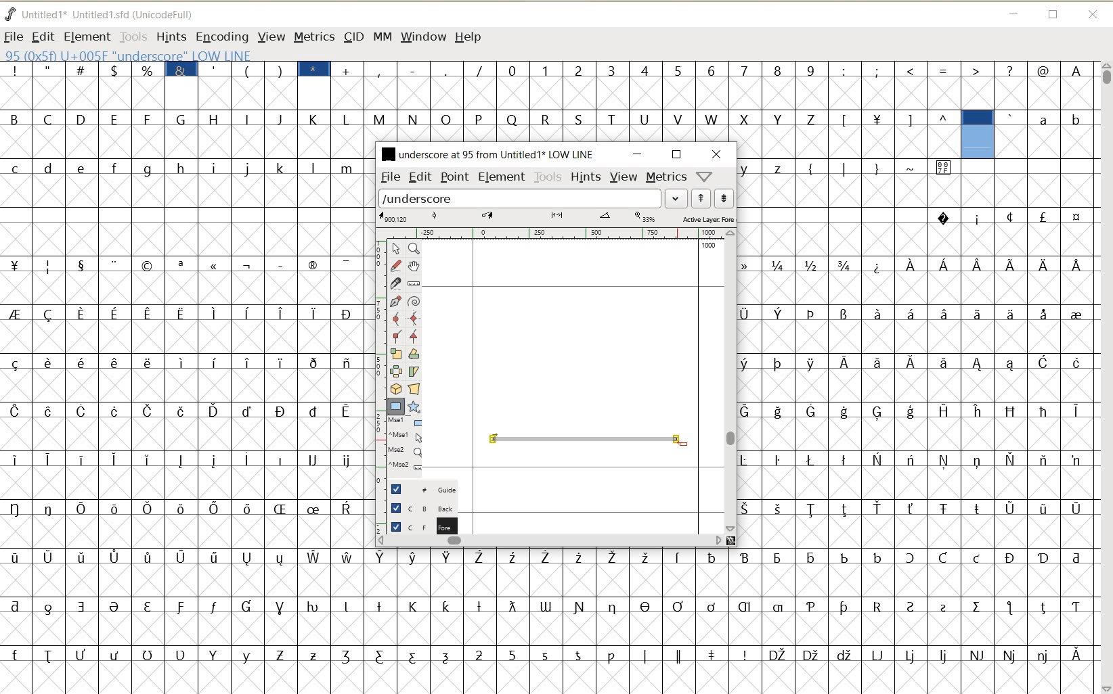 The width and height of the screenshot is (1113, 694). Describe the element at coordinates (665, 176) in the screenshot. I see `metrics` at that location.